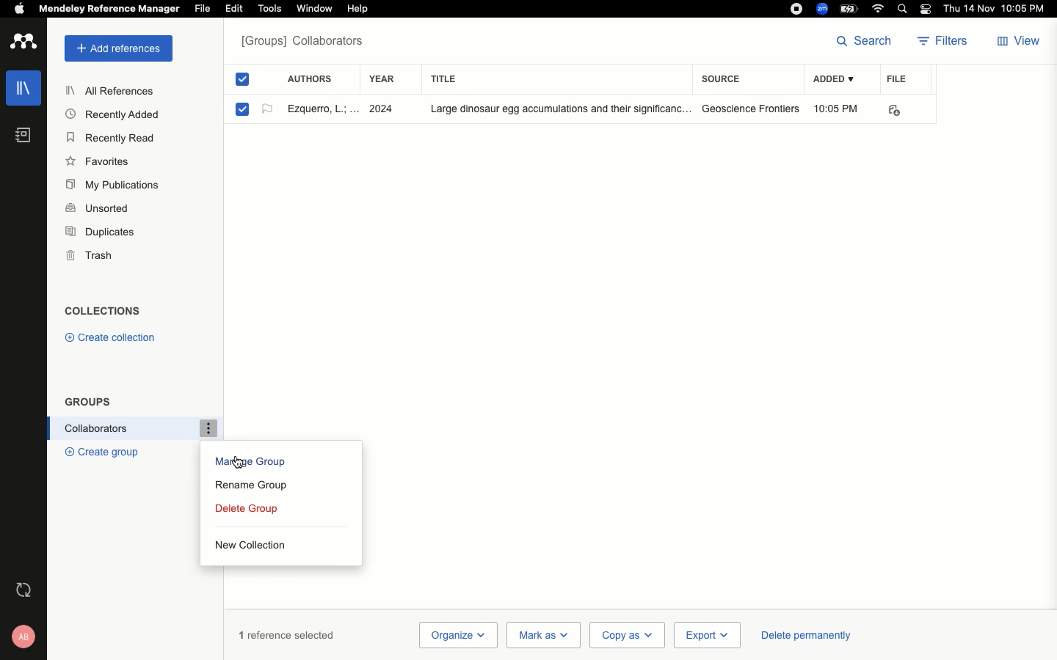 The width and height of the screenshot is (1057, 660). What do you see at coordinates (851, 8) in the screenshot?
I see `Charge` at bounding box center [851, 8].